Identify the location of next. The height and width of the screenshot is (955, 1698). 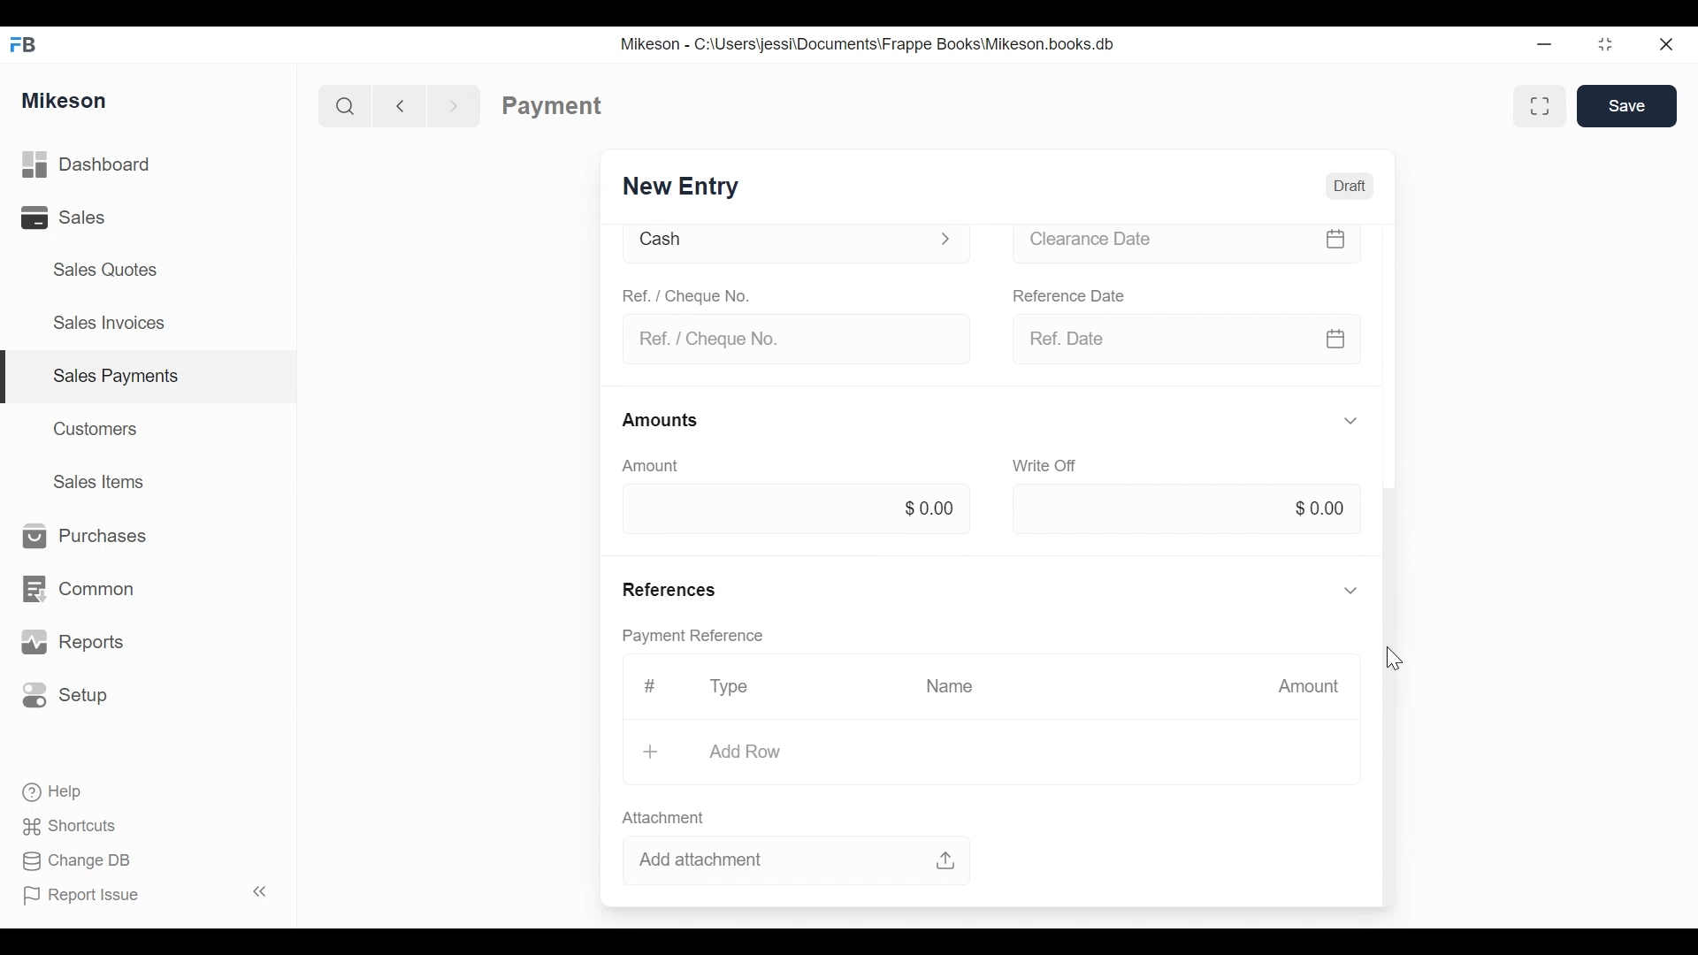
(452, 105).